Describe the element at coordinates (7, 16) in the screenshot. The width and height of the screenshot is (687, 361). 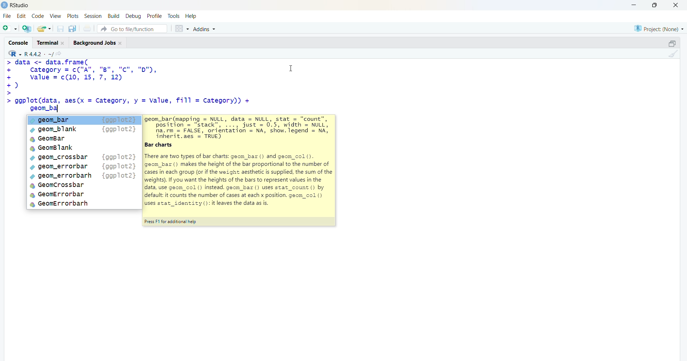
I see `File` at that location.